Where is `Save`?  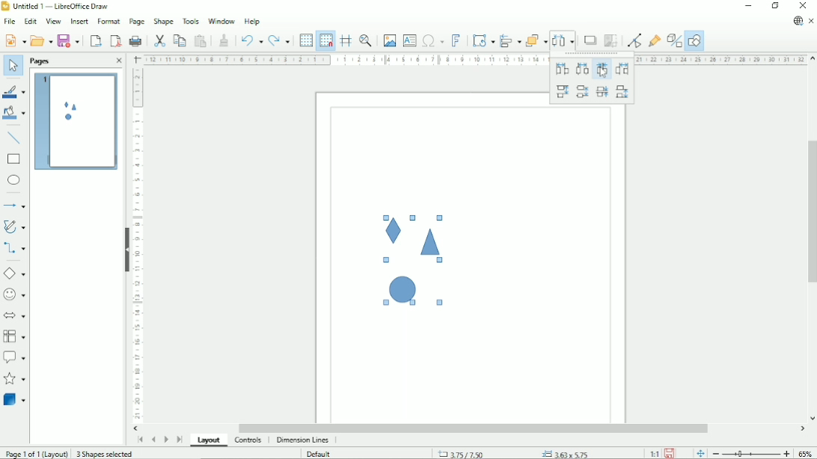
Save is located at coordinates (670, 453).